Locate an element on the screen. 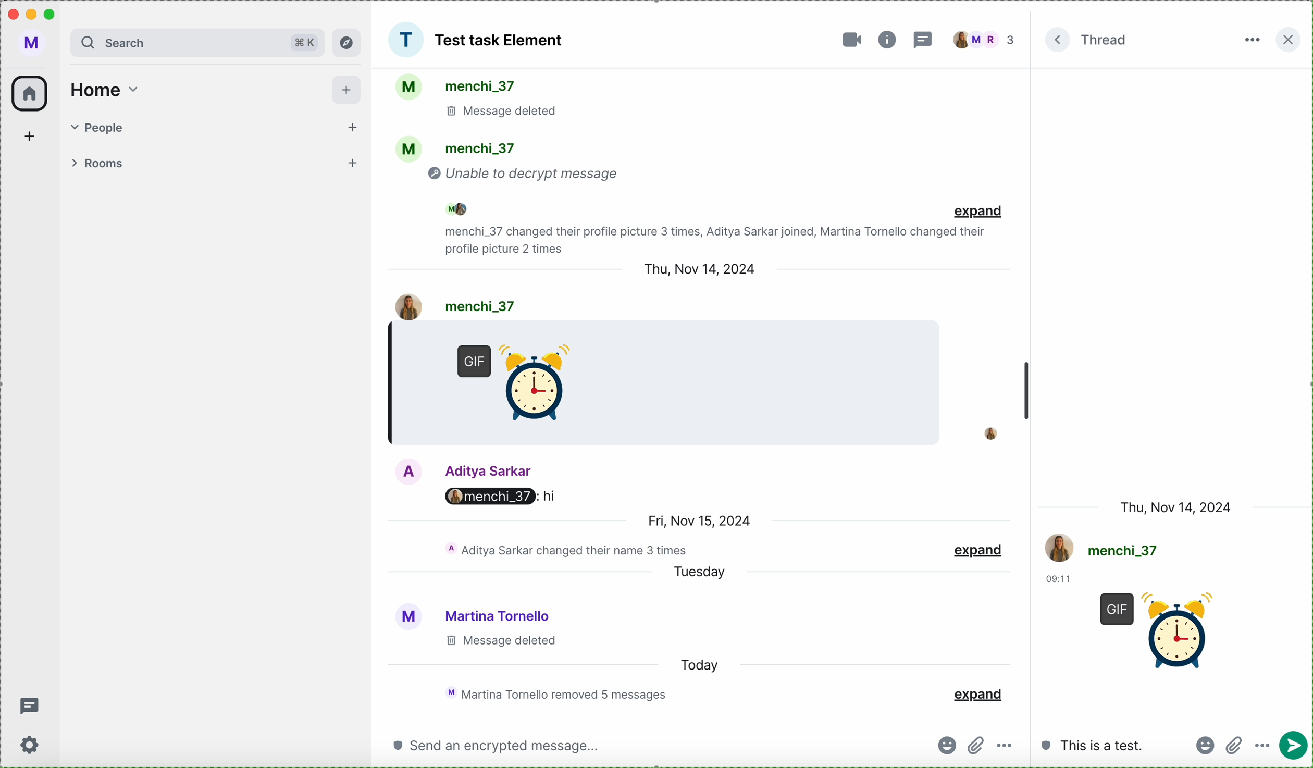  attach files is located at coordinates (976, 743).